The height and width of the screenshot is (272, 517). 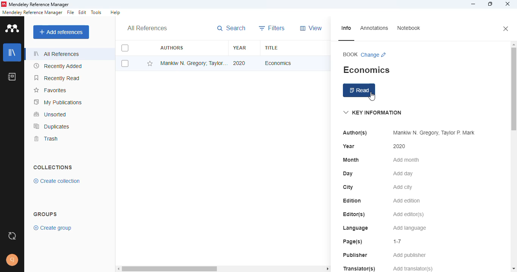 I want to click on city, so click(x=348, y=187).